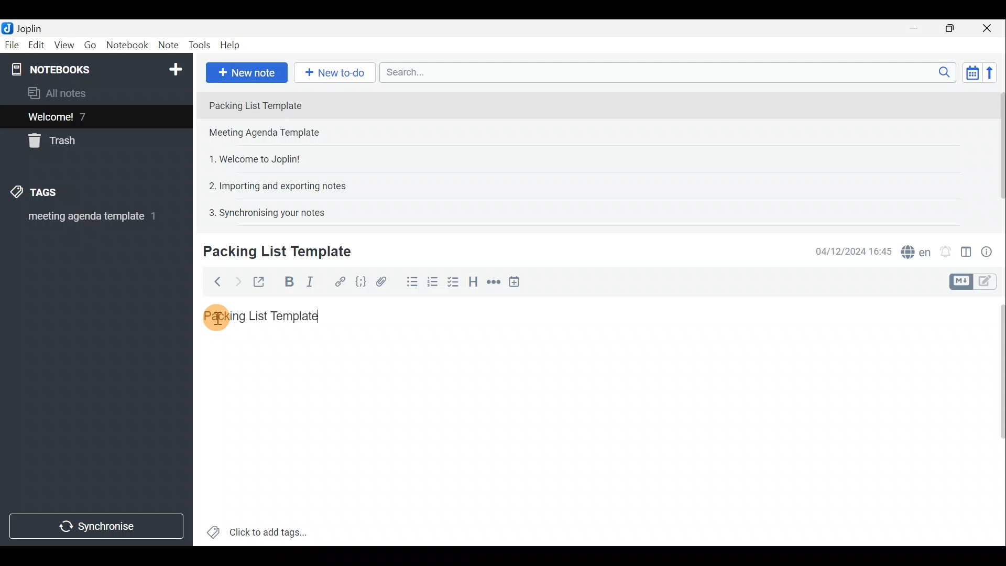  I want to click on Hyperlink, so click(338, 280).